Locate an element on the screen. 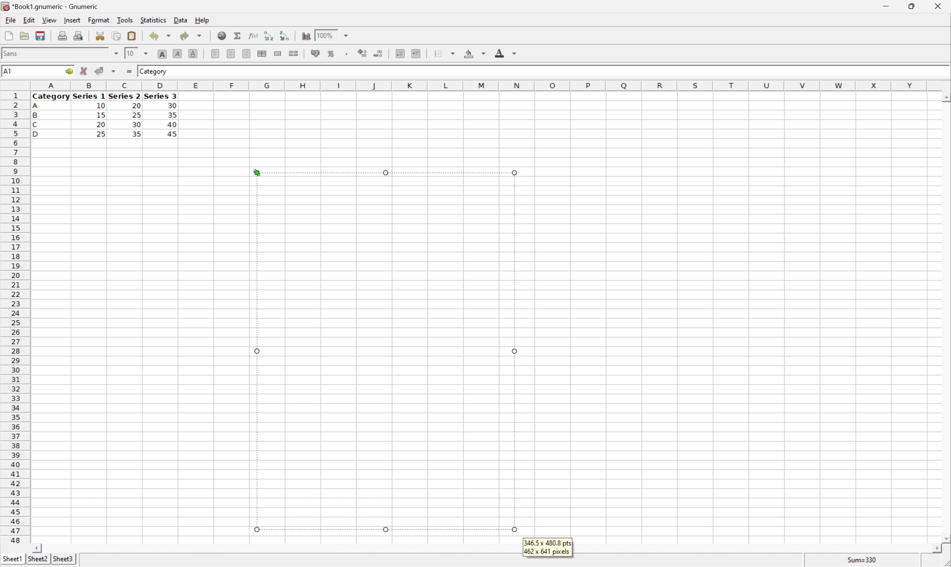  C is located at coordinates (35, 125).